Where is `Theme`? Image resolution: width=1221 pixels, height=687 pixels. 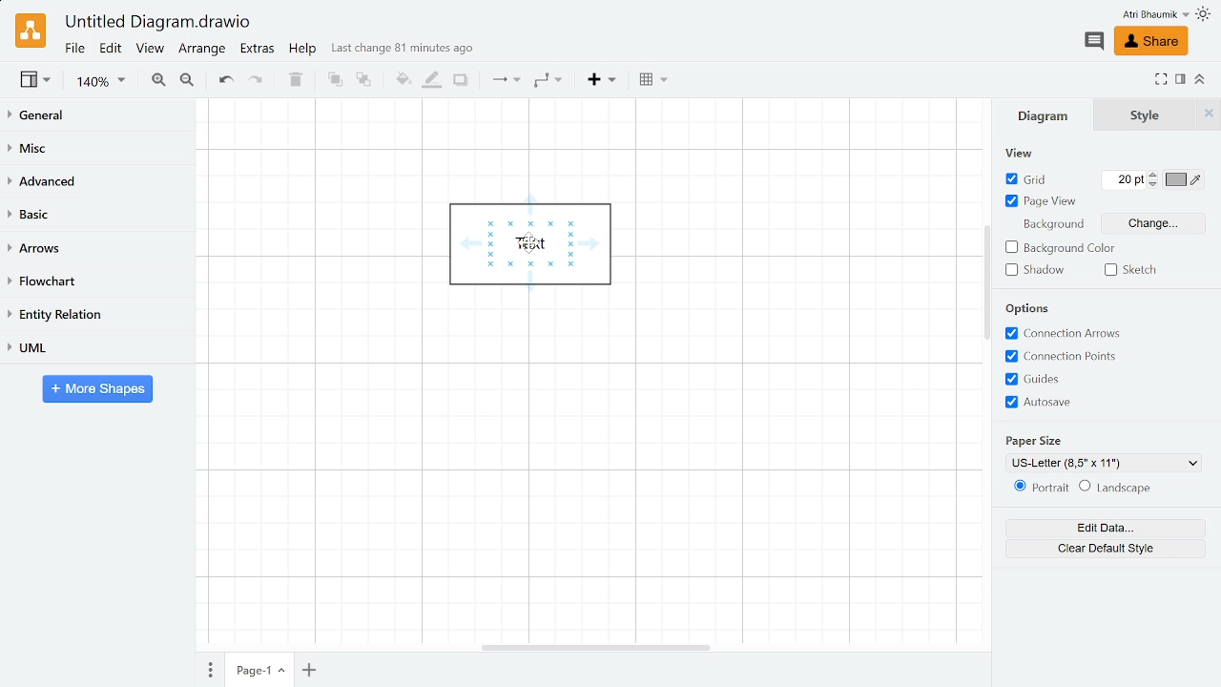 Theme is located at coordinates (1206, 14).